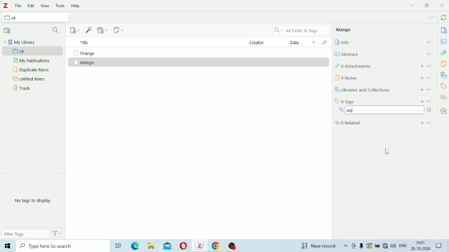  I want to click on 26-10-2024, so click(422, 250).